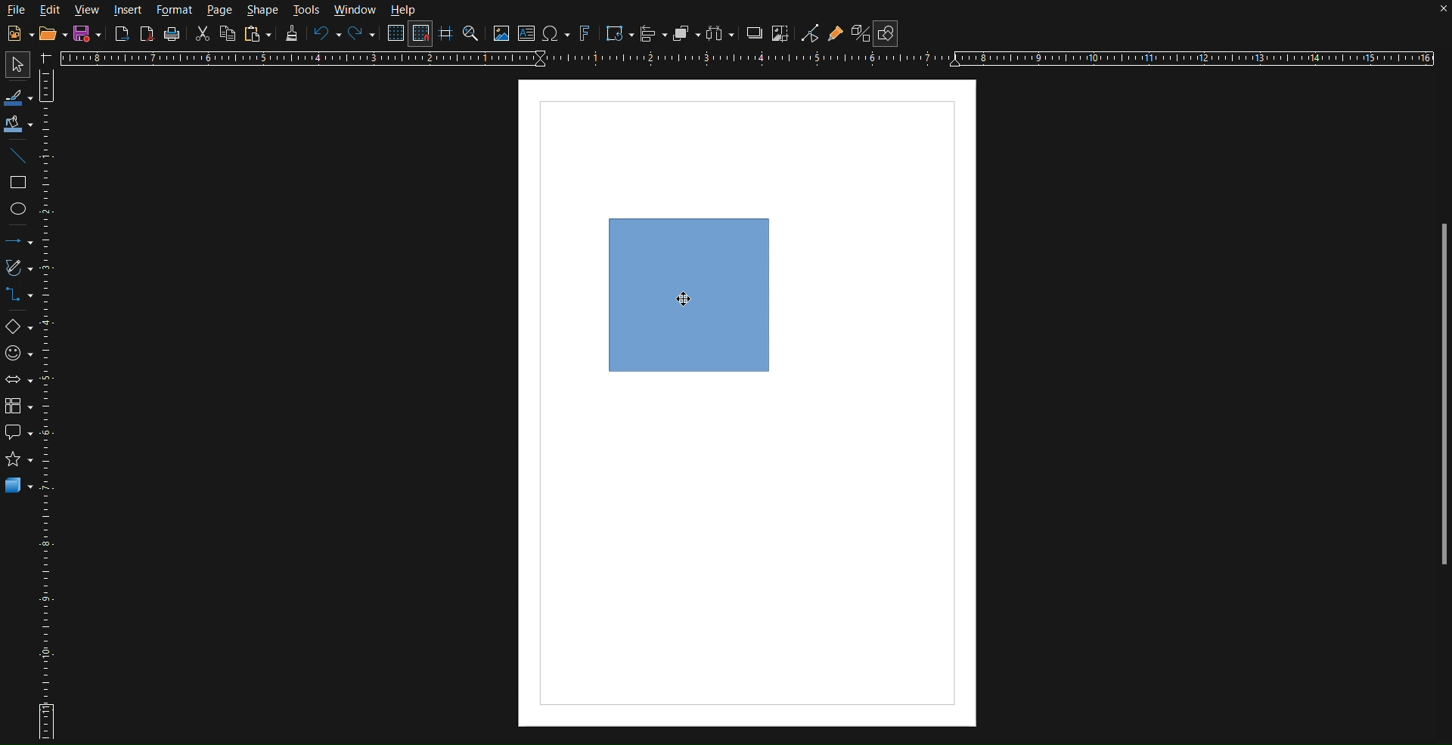  What do you see at coordinates (221, 11) in the screenshot?
I see `Page` at bounding box center [221, 11].